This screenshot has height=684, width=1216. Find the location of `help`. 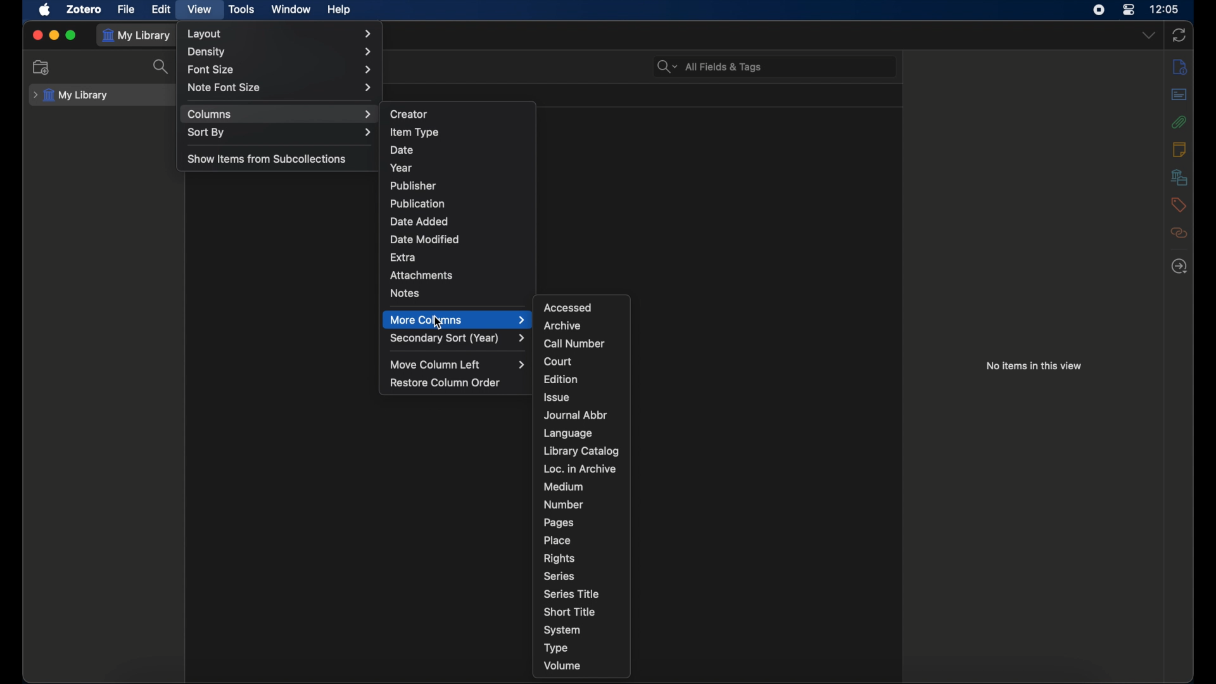

help is located at coordinates (339, 10).